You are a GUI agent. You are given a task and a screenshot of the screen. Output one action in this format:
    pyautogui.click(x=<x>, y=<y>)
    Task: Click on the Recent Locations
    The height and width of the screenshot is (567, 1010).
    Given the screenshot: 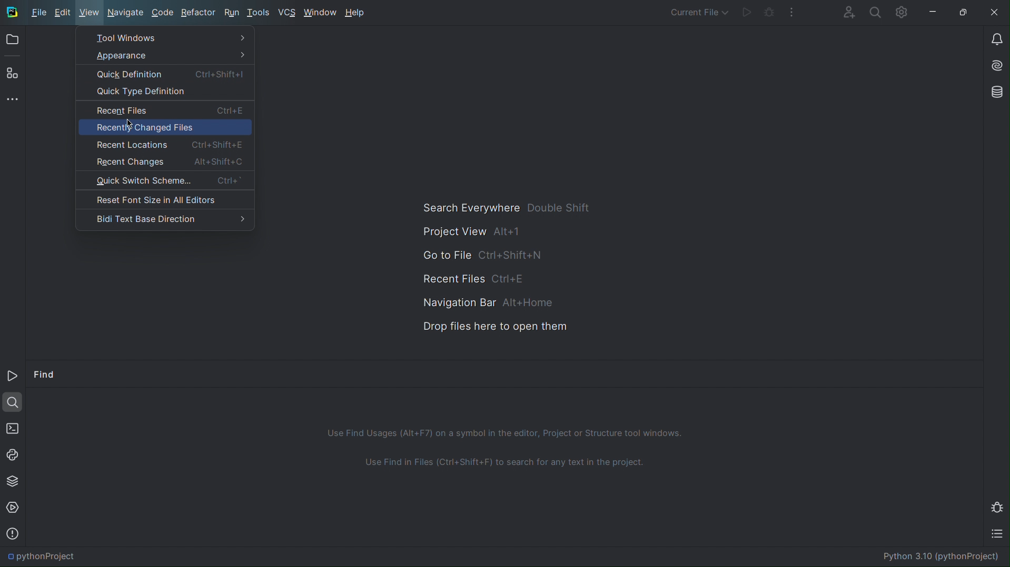 What is the action you would take?
    pyautogui.click(x=163, y=144)
    